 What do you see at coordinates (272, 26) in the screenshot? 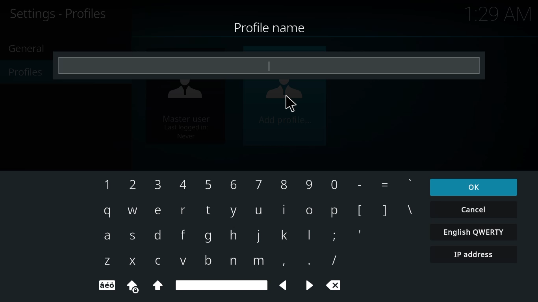
I see `profile name` at bounding box center [272, 26].